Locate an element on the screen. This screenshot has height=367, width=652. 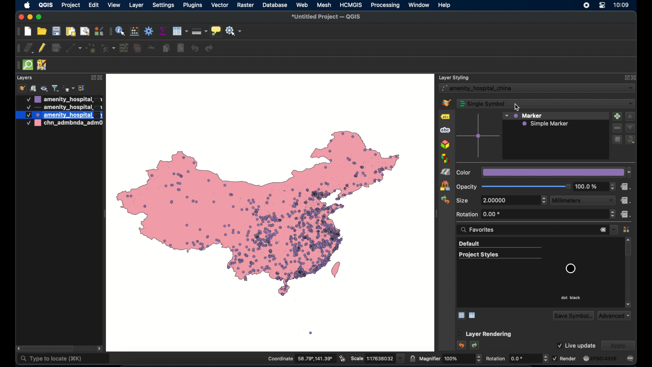
close is located at coordinates (634, 77).